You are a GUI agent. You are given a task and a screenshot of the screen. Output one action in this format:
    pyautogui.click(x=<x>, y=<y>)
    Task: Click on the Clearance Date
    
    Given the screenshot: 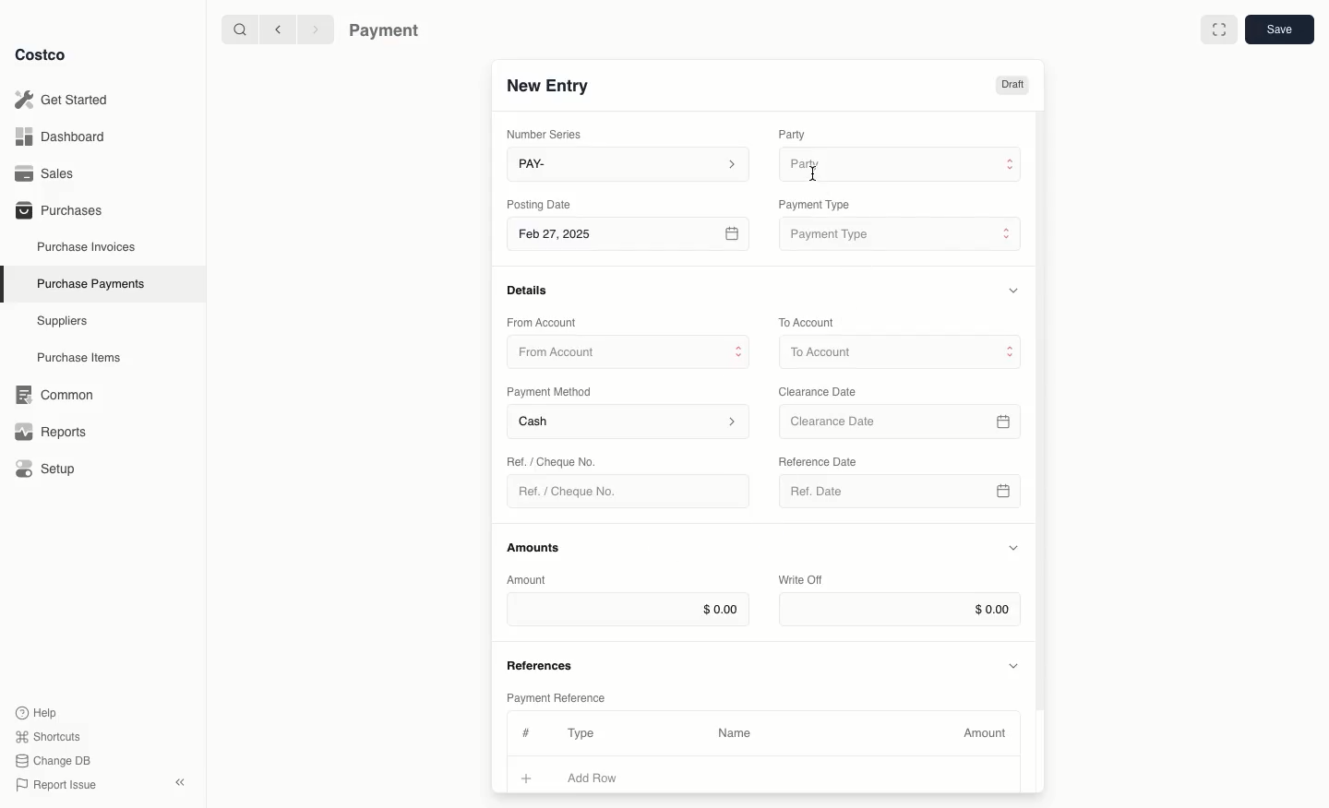 What is the action you would take?
    pyautogui.click(x=824, y=390)
    